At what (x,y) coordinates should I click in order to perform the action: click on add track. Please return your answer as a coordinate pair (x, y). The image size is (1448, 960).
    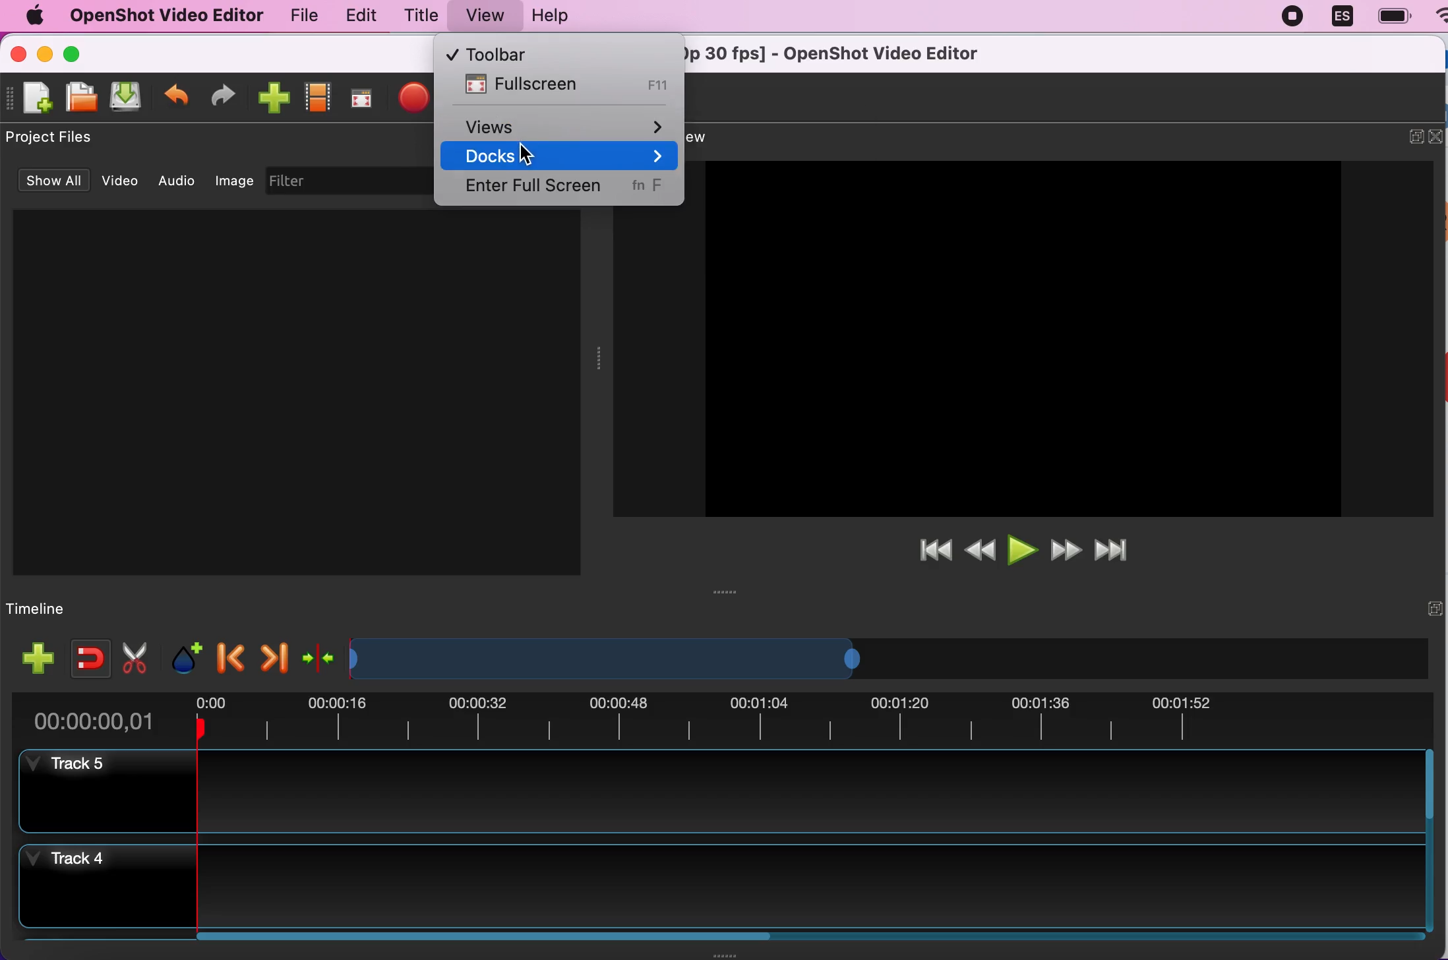
    Looking at the image, I should click on (38, 658).